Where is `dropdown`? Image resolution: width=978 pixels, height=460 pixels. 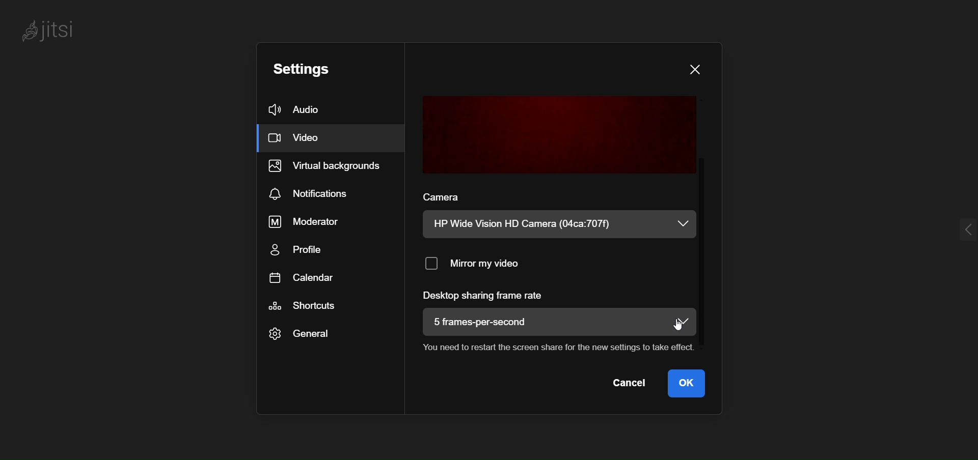 dropdown is located at coordinates (682, 322).